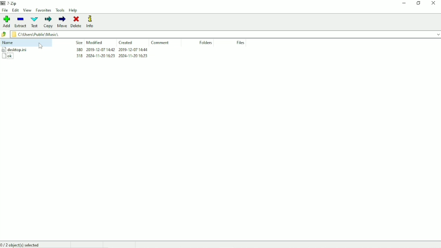 Image resolution: width=441 pixels, height=248 pixels. What do you see at coordinates (418, 3) in the screenshot?
I see `Restore down` at bounding box center [418, 3].